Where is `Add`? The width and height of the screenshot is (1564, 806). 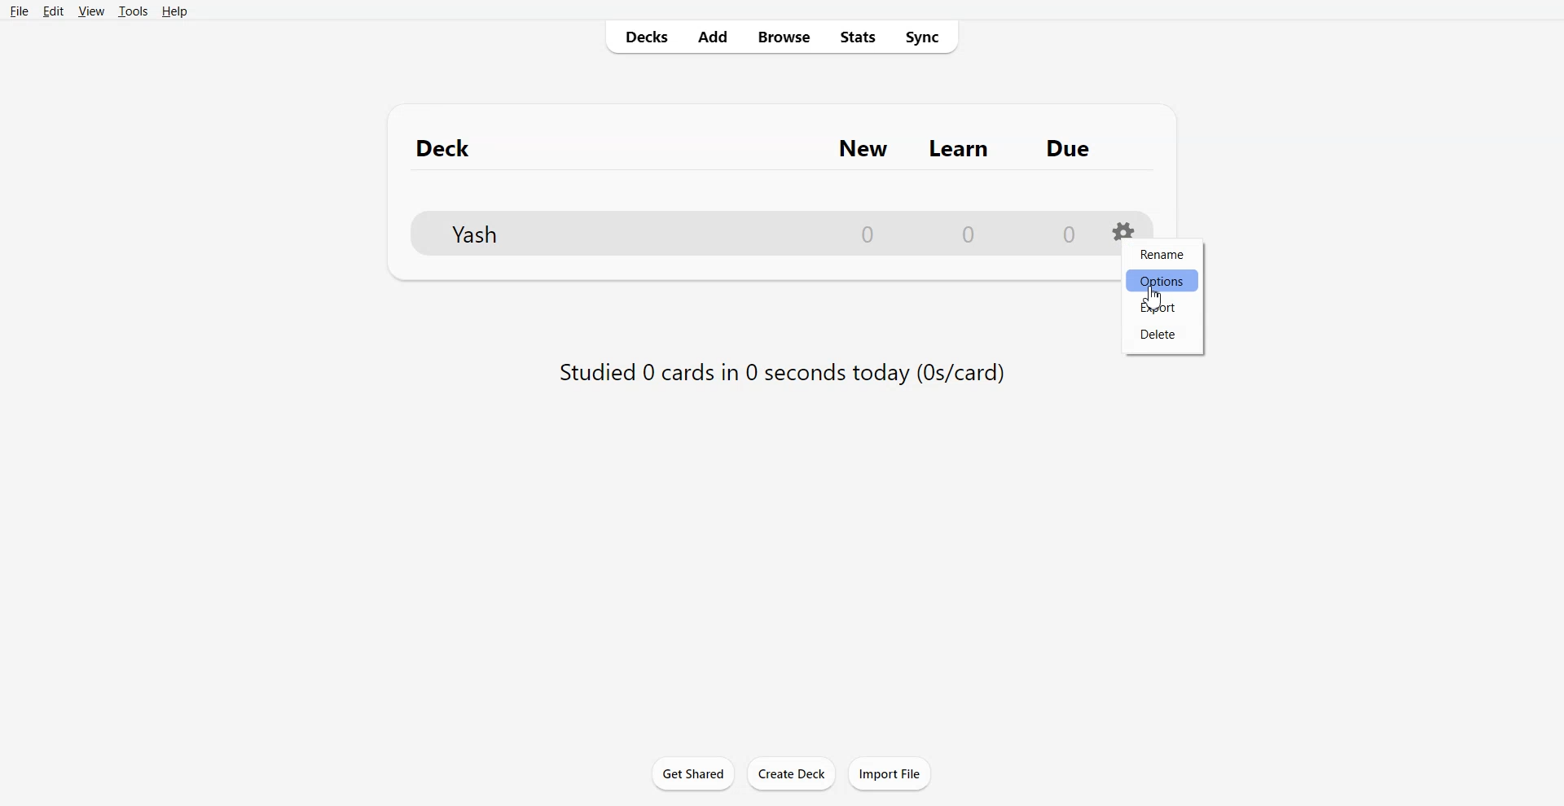 Add is located at coordinates (714, 37).